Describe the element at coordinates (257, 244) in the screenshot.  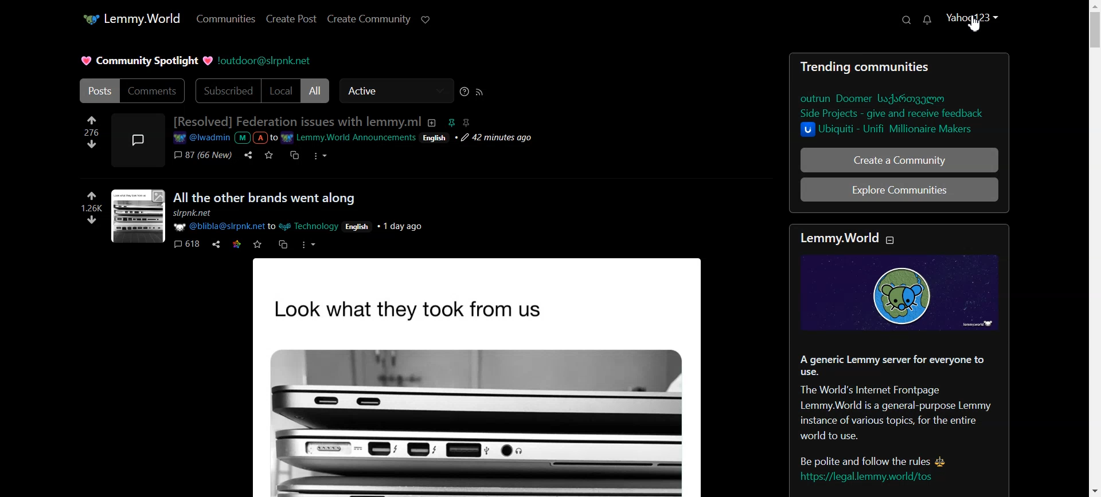
I see `w` at that location.